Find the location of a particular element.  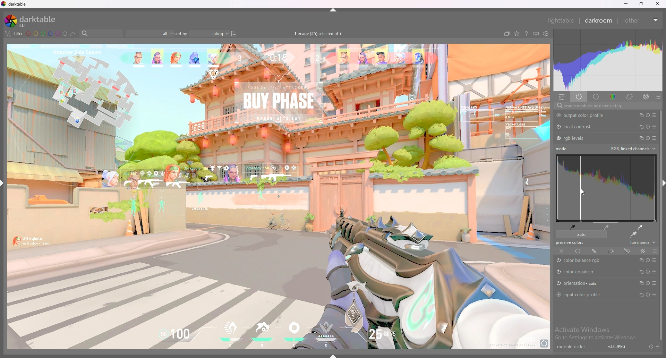

module order is located at coordinates (571, 347).